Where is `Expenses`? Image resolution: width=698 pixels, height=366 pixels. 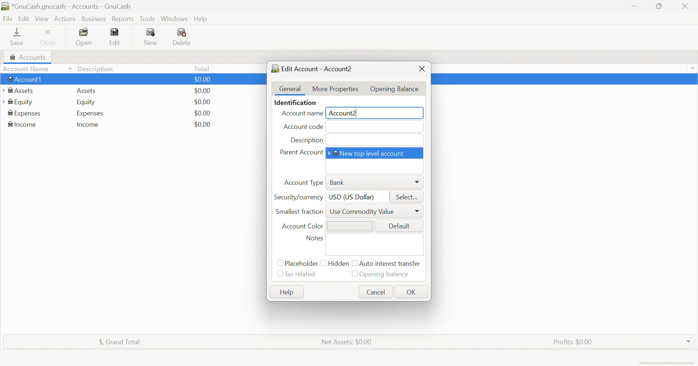 Expenses is located at coordinates (23, 113).